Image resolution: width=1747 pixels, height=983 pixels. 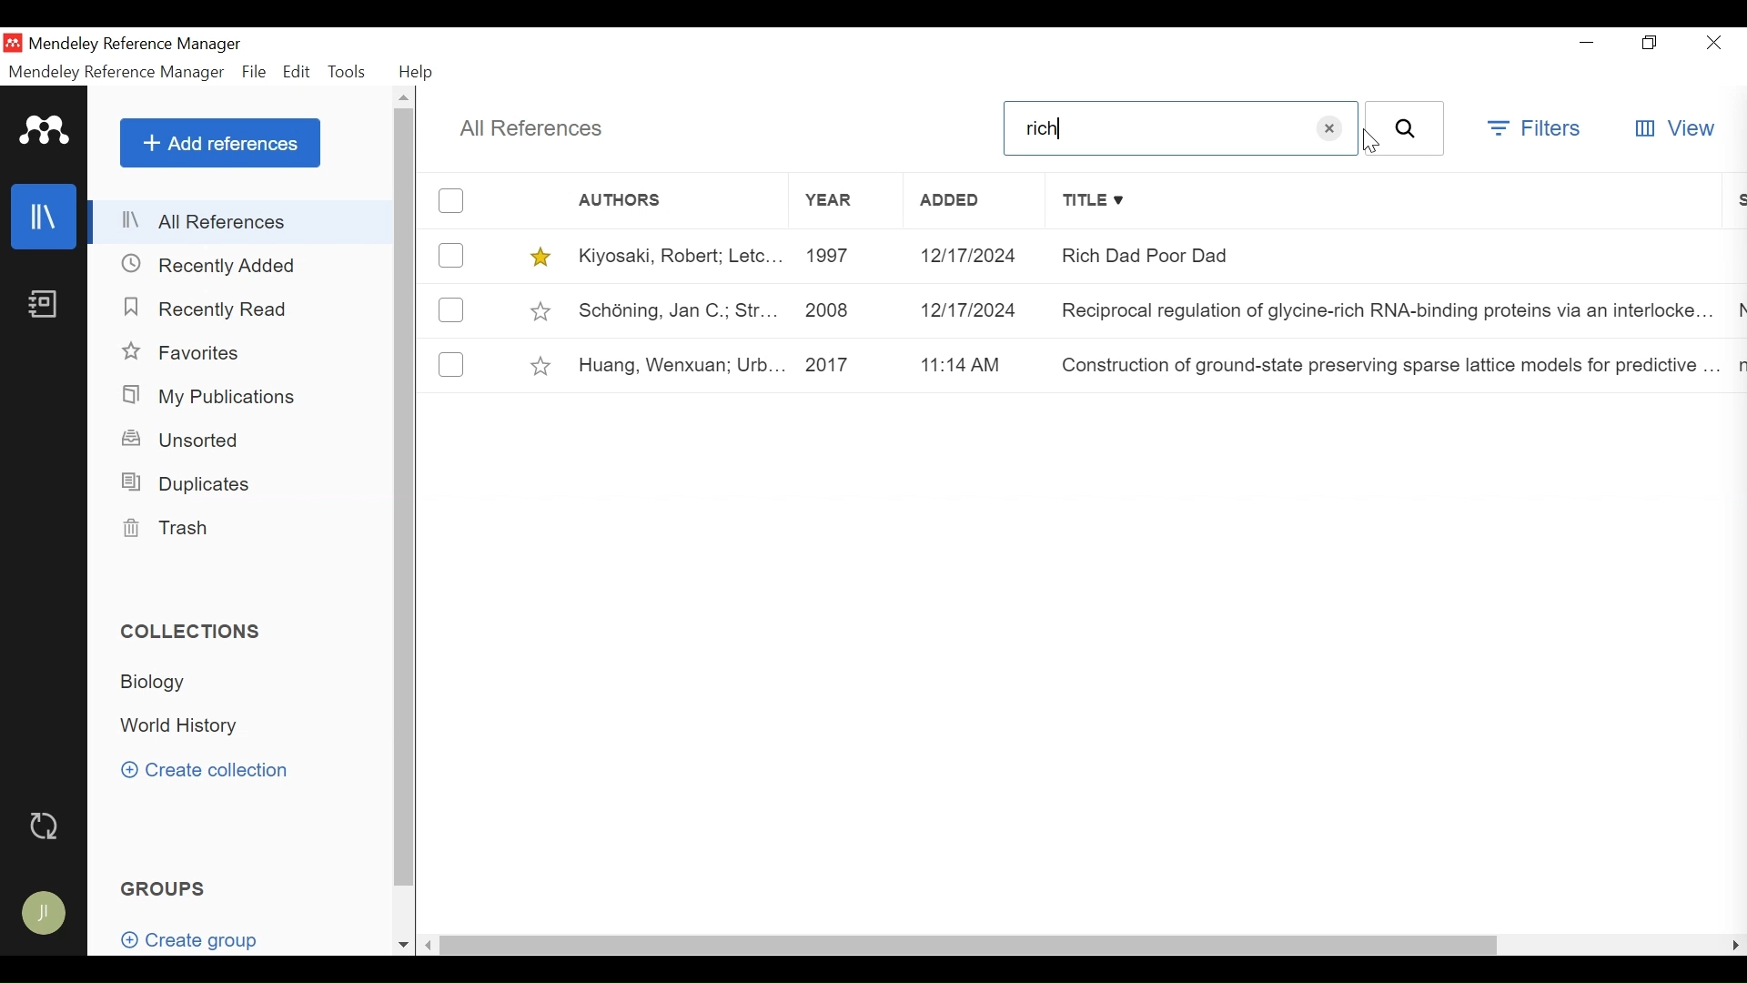 I want to click on Create Group, so click(x=187, y=934).